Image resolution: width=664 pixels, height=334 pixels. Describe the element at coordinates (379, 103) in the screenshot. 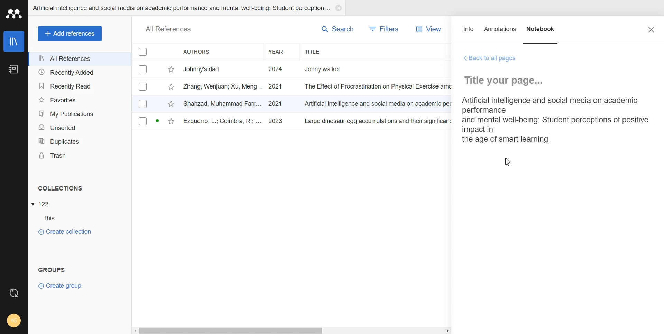

I see `Artificial intelligence and social media on academic per` at that location.